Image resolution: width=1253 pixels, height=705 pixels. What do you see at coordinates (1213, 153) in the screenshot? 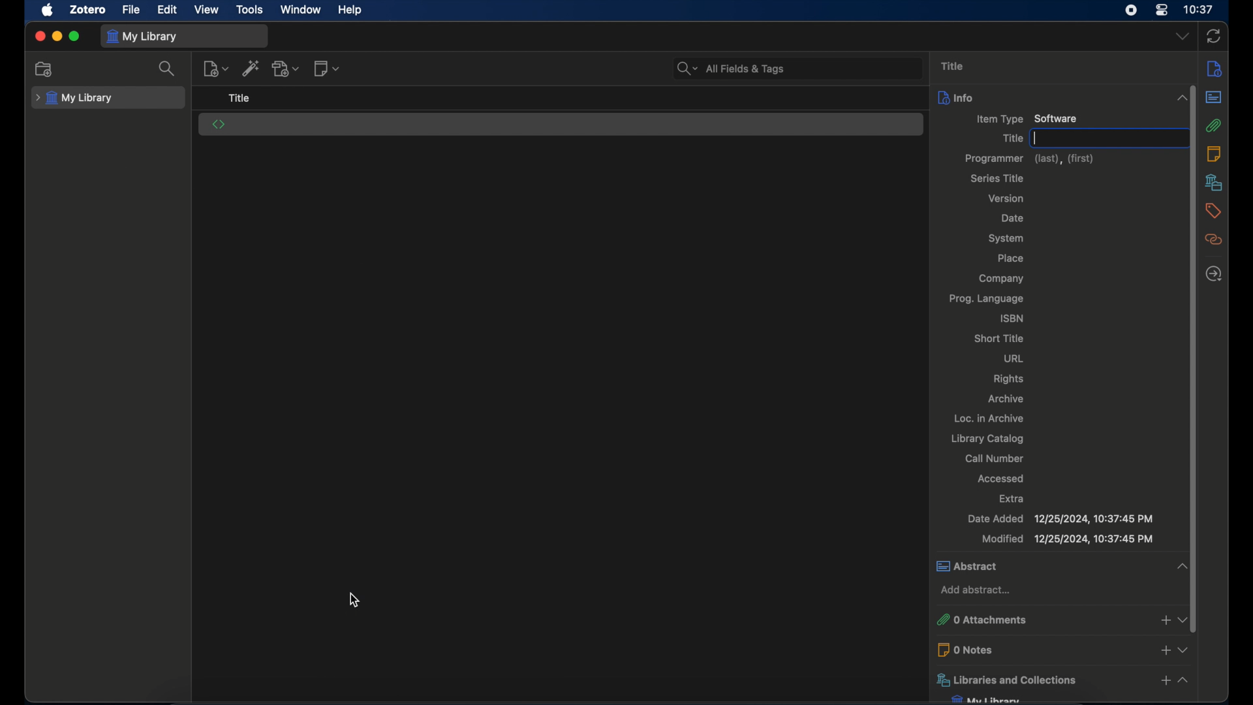
I see `notes` at bounding box center [1213, 153].